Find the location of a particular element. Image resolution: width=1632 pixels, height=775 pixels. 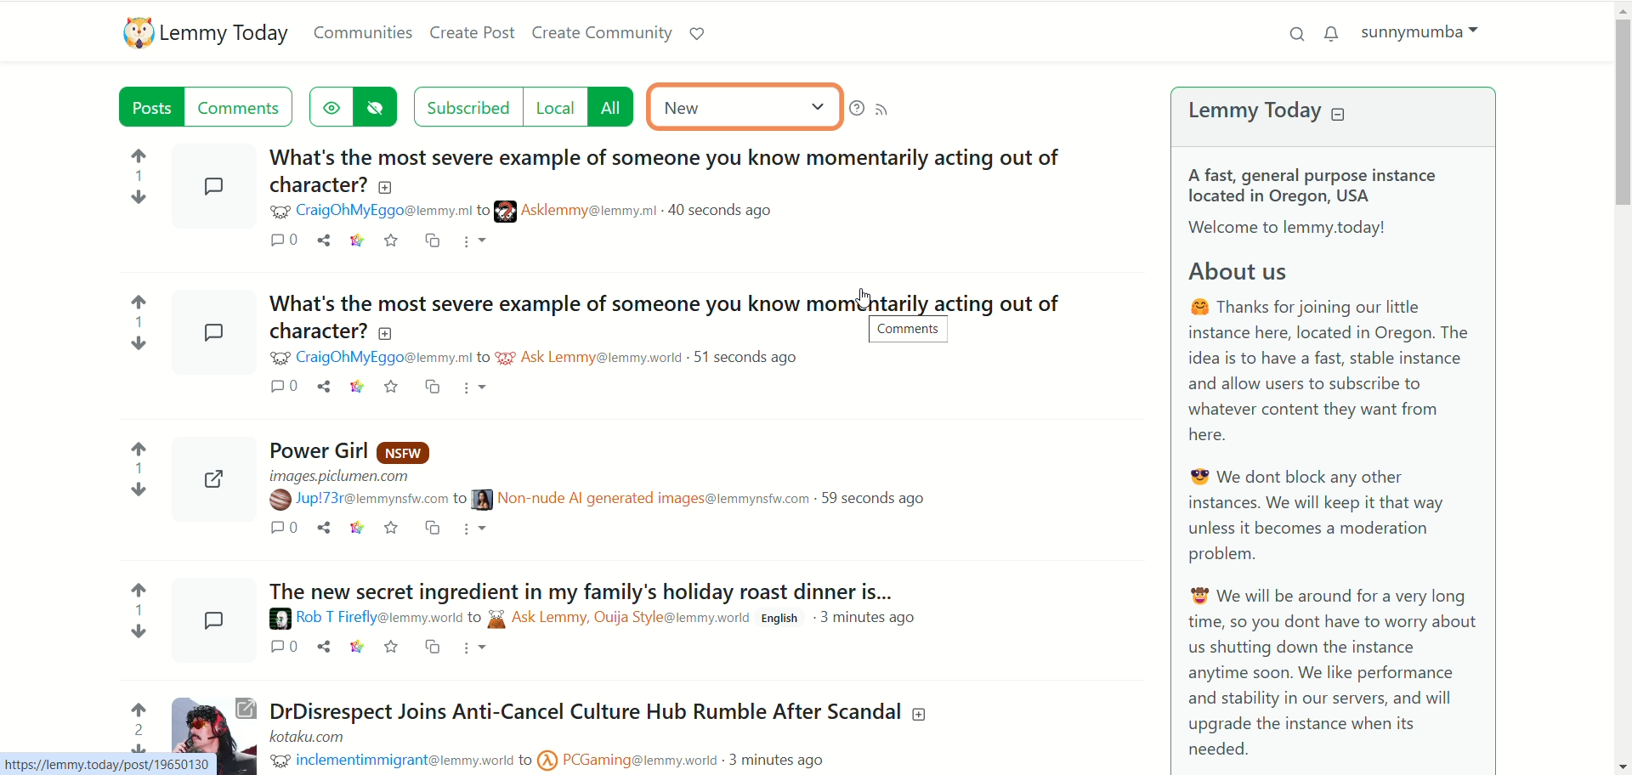

local is located at coordinates (552, 107).